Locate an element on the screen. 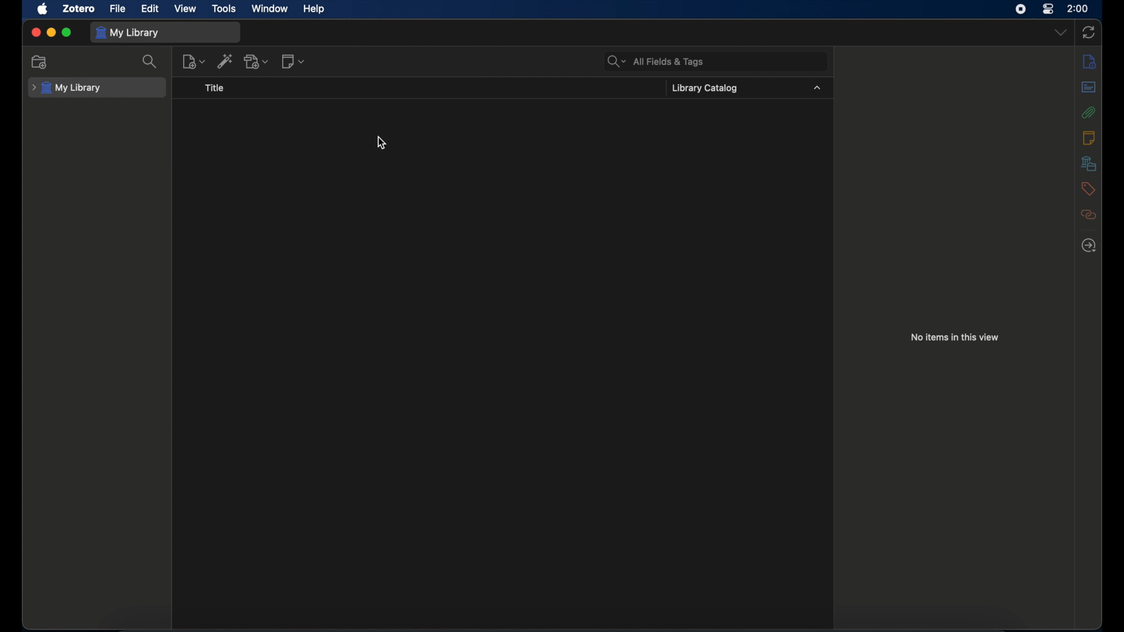 This screenshot has height=632, width=1124. control center is located at coordinates (1049, 9).